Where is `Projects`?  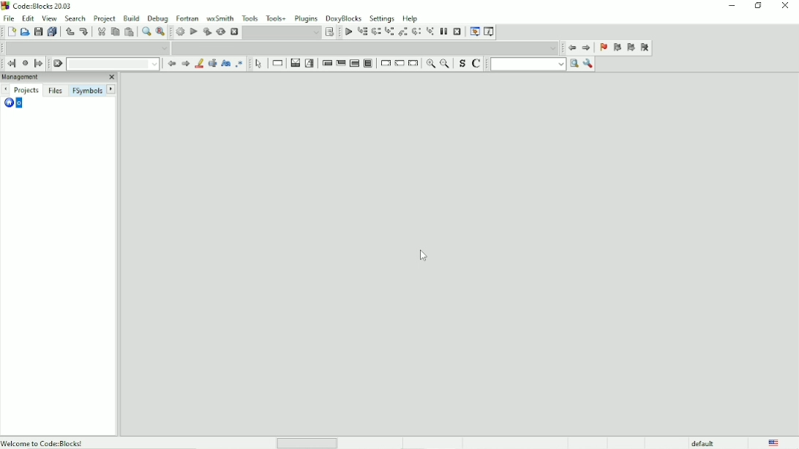
Projects is located at coordinates (28, 90).